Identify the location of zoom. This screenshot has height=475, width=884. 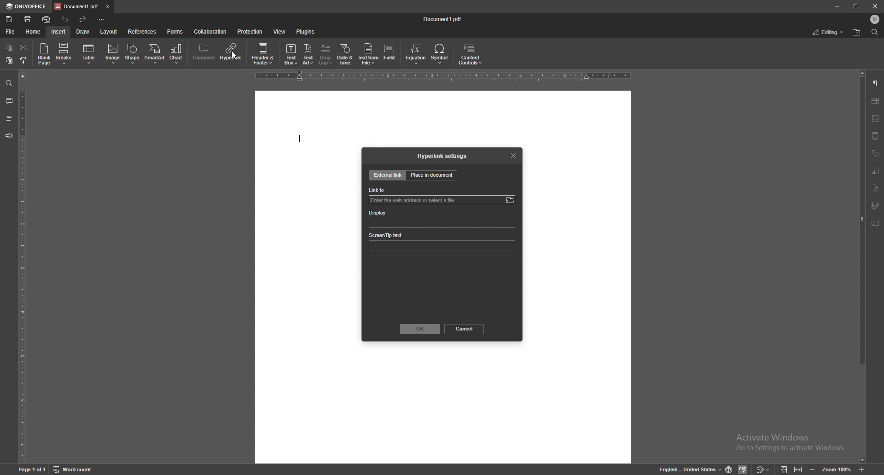
(836, 469).